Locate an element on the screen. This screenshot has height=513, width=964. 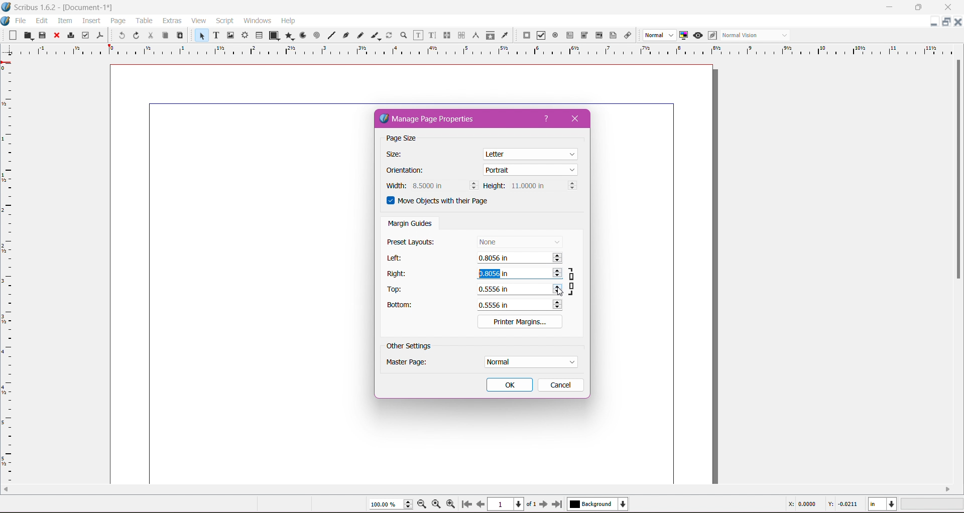
Link Annotation is located at coordinates (629, 36).